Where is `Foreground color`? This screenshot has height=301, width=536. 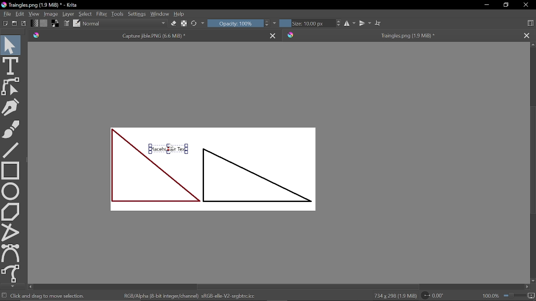 Foreground color is located at coordinates (55, 23).